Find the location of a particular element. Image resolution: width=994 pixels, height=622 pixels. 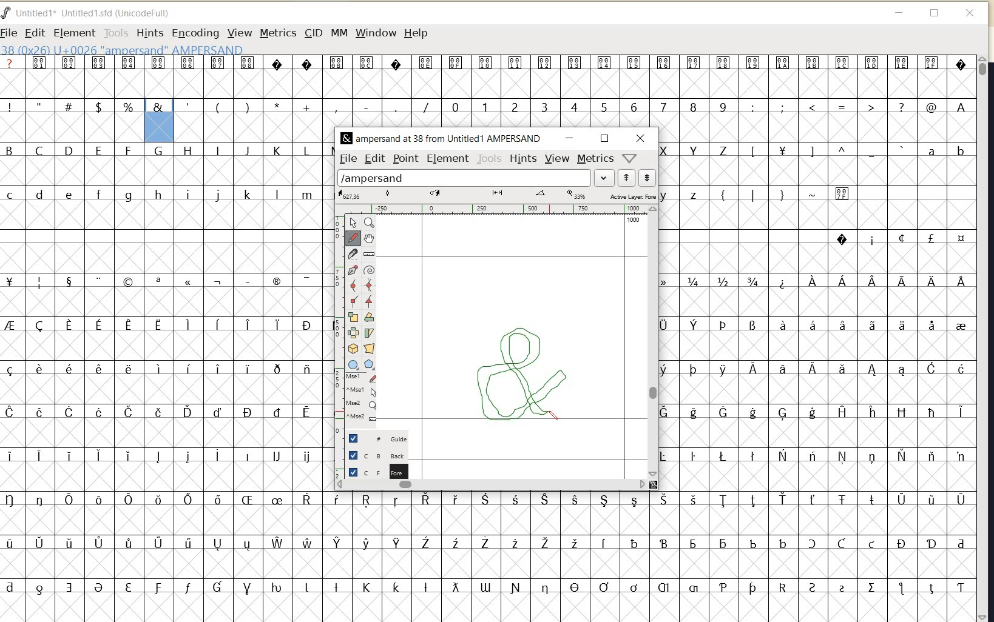

HELP/WINDOW is located at coordinates (630, 158).